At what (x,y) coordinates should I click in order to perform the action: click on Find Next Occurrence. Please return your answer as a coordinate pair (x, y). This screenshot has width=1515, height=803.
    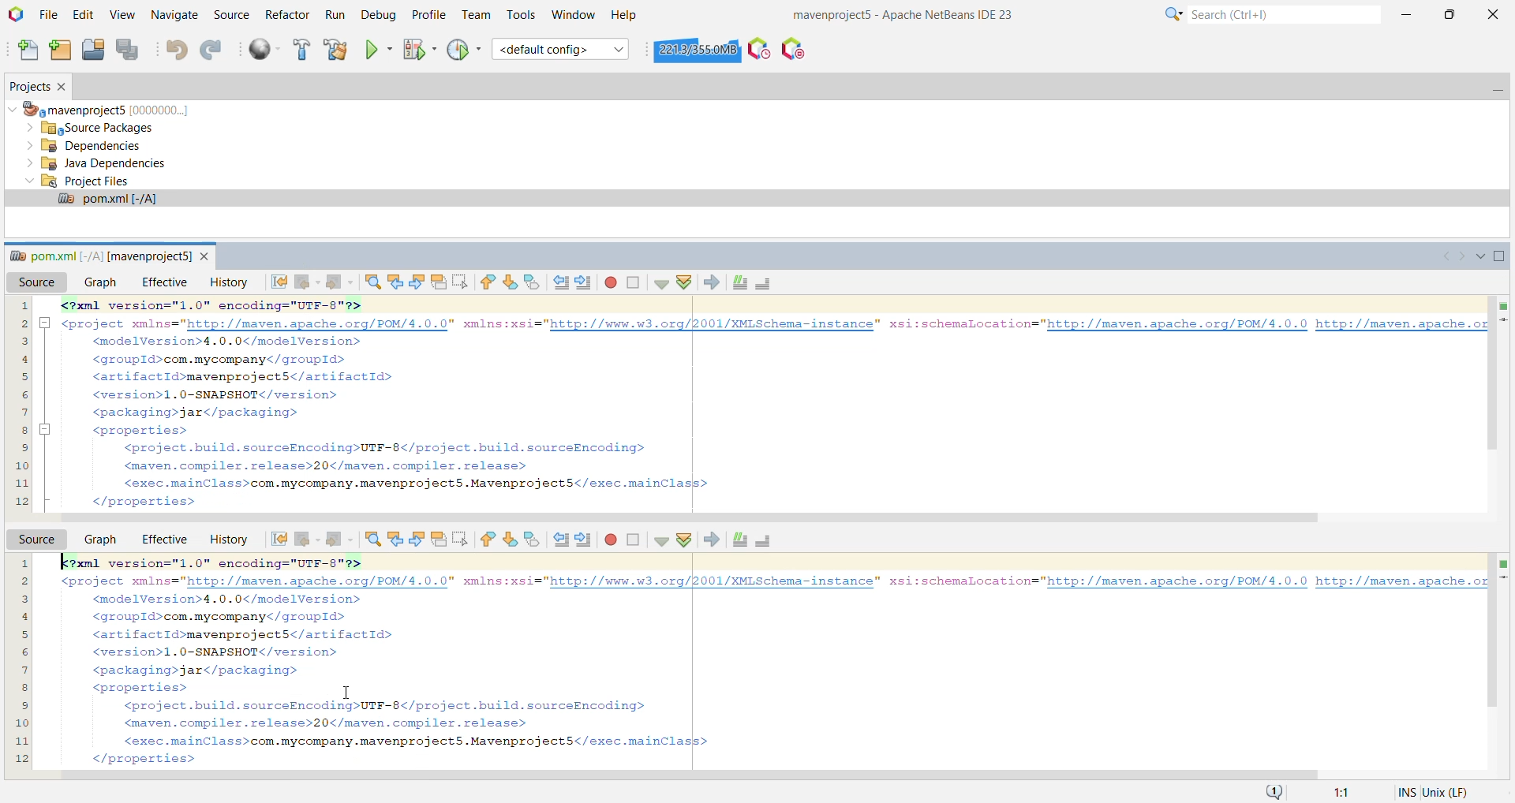
    Looking at the image, I should click on (417, 540).